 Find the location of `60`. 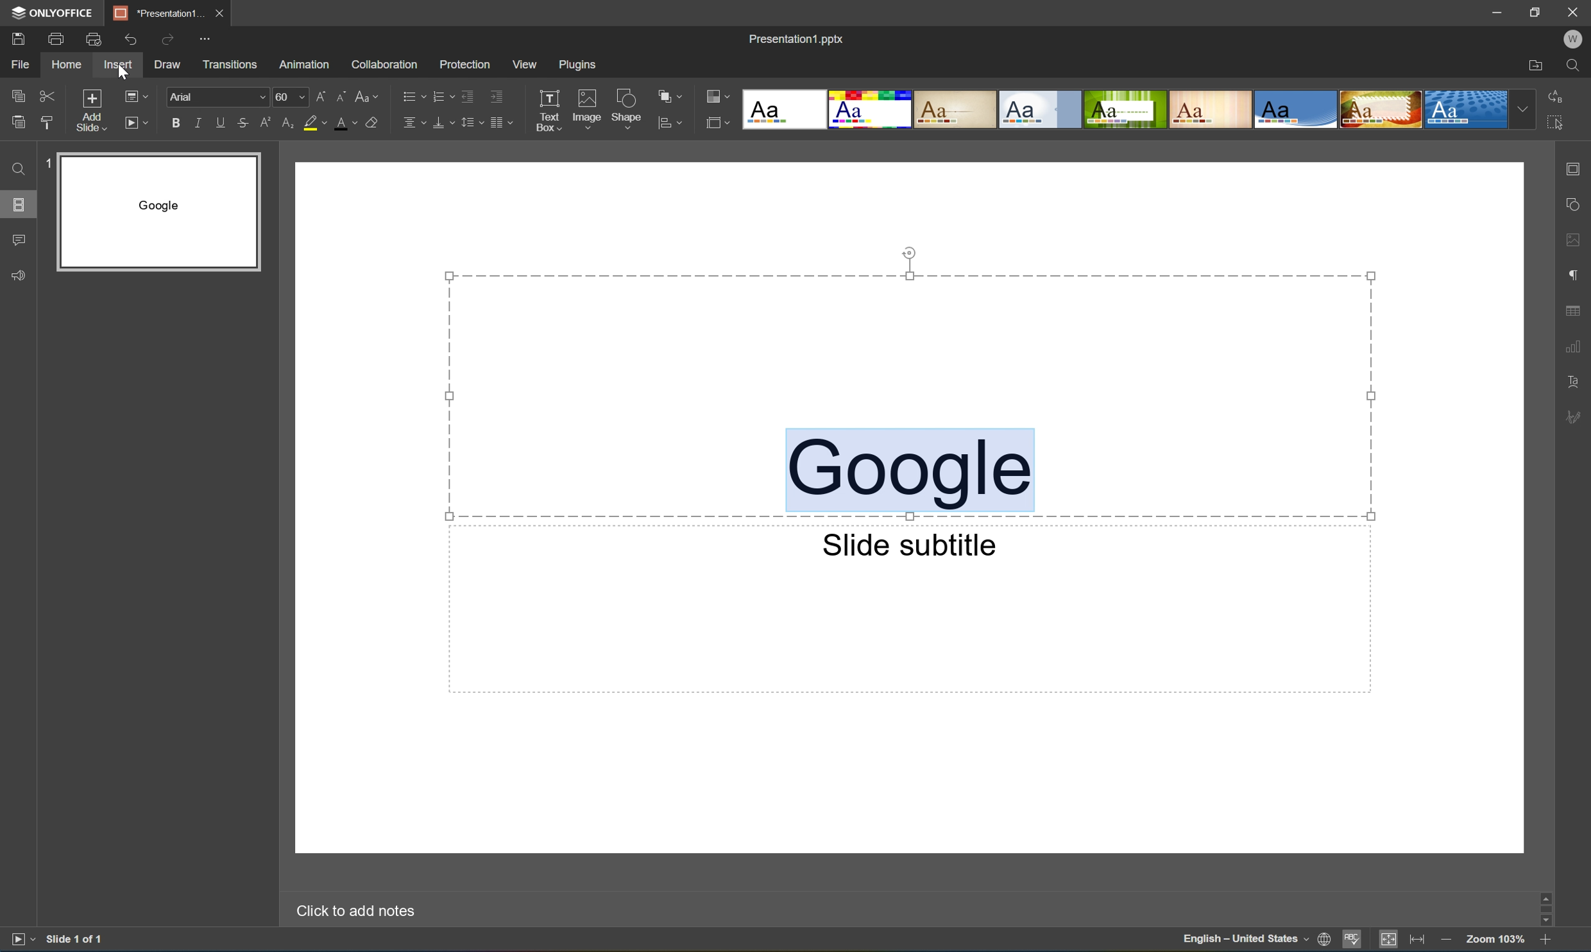

60 is located at coordinates (287, 97).